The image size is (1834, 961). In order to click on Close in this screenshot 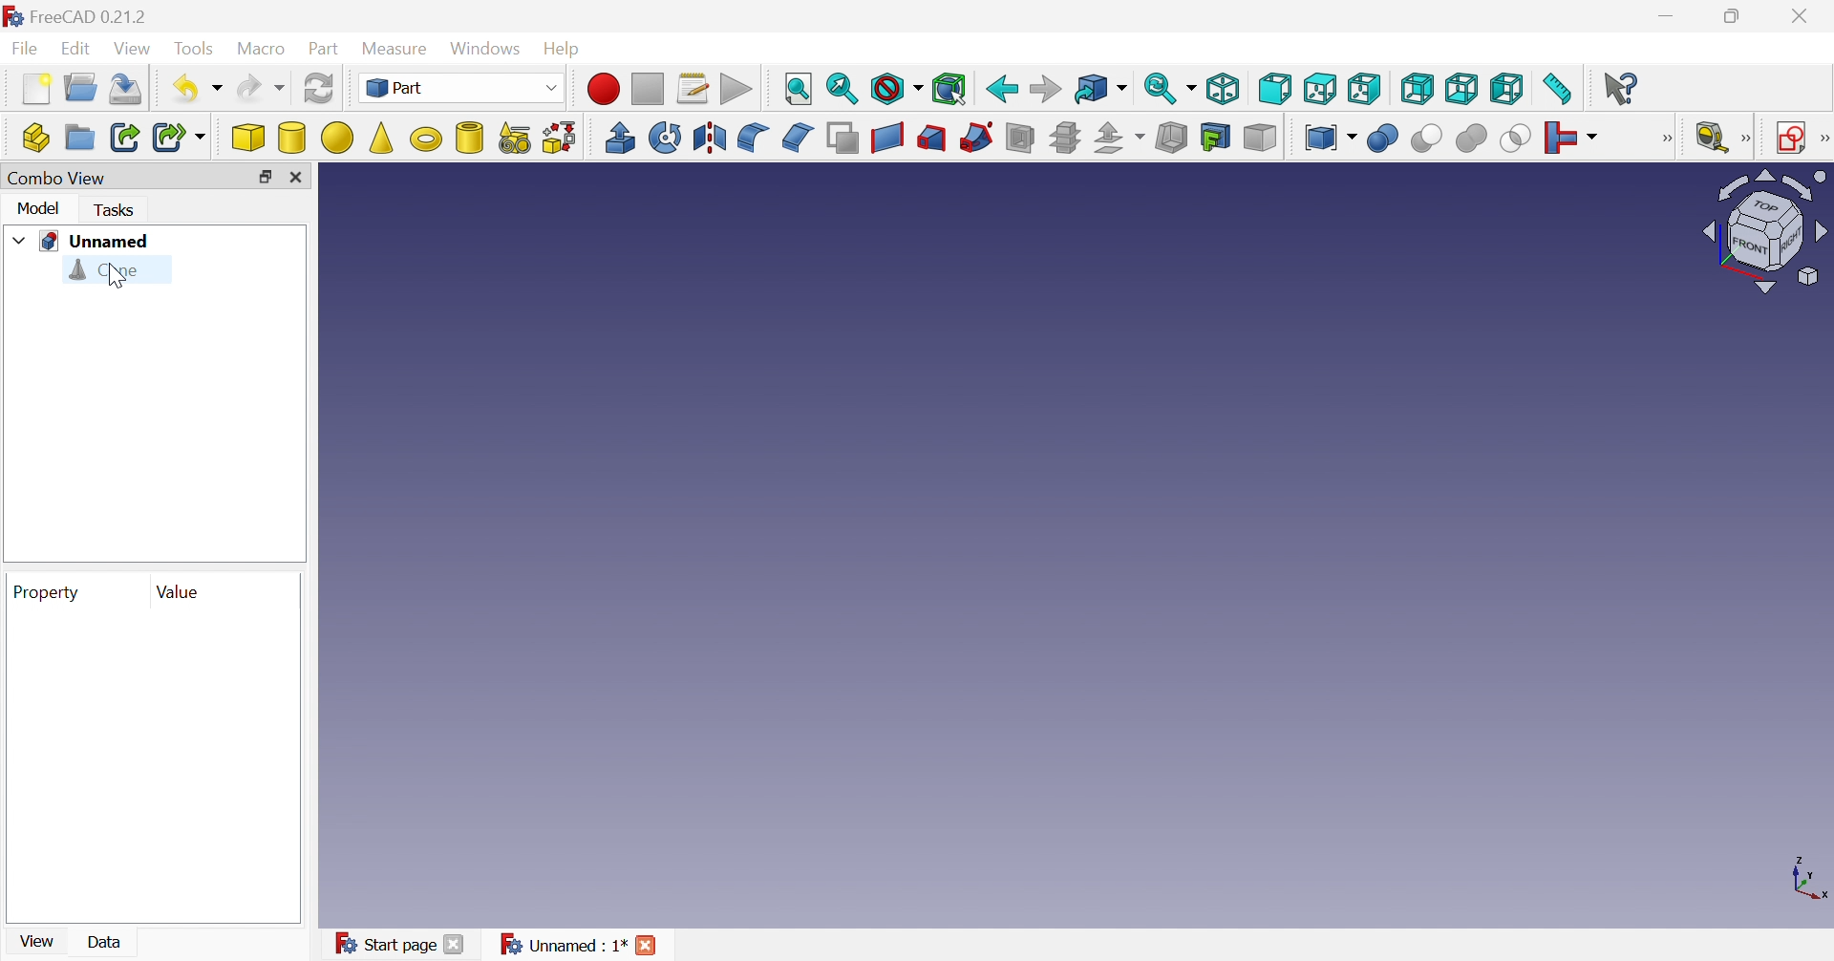, I will do `click(647, 949)`.